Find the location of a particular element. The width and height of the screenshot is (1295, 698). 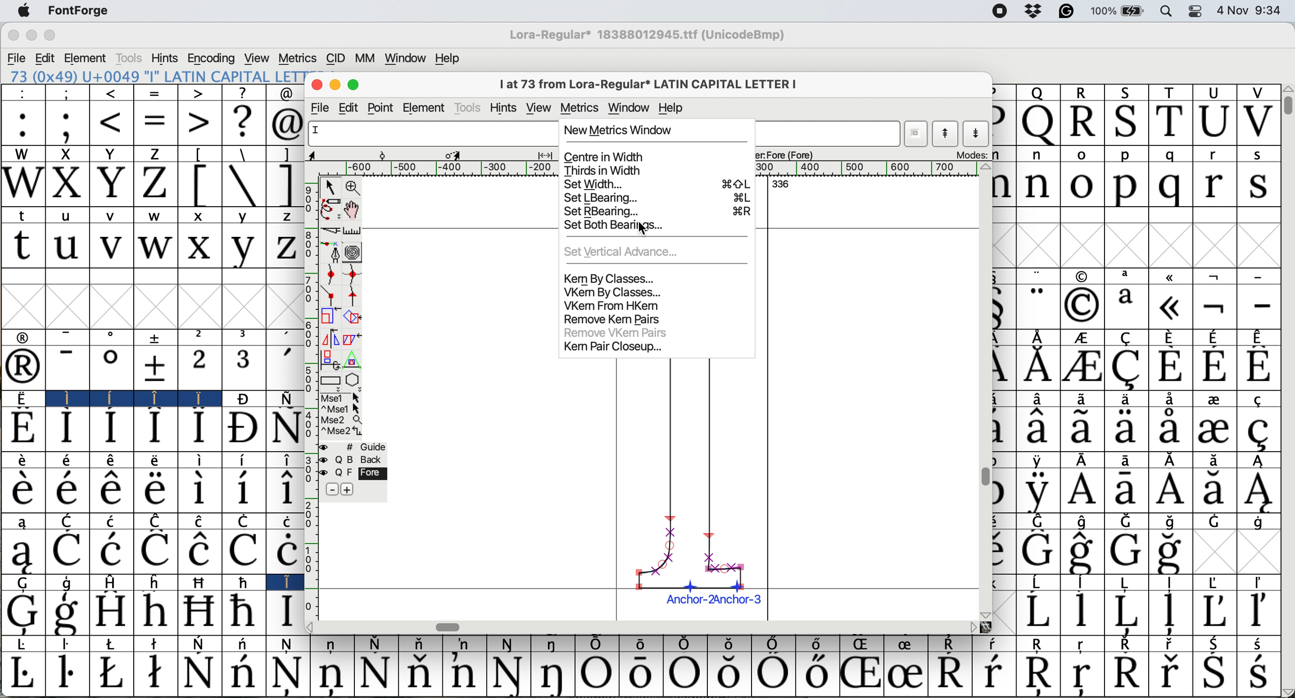

Symbol is located at coordinates (907, 673).